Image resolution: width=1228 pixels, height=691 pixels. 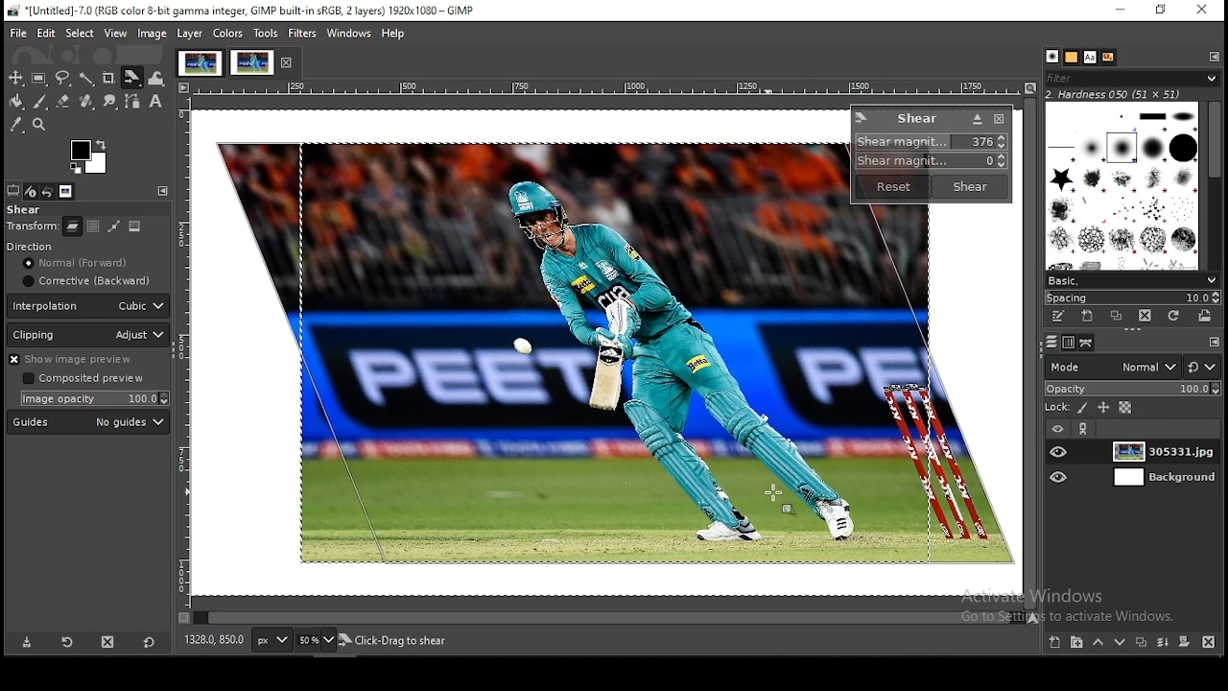 I want to click on save tool preset, so click(x=25, y=643).